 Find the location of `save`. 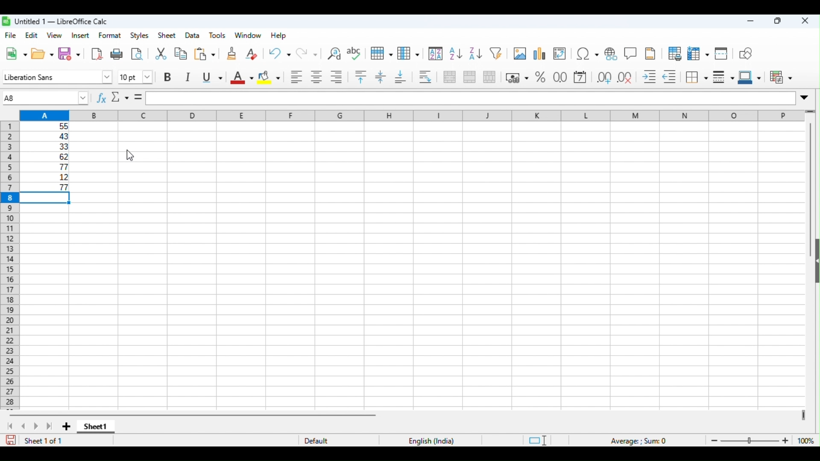

save is located at coordinates (11, 440).